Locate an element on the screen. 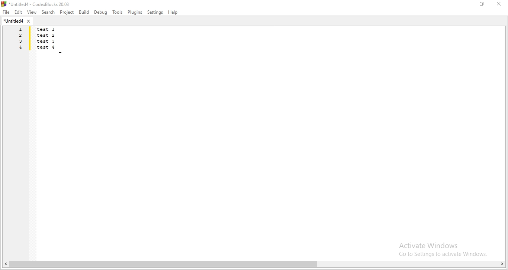 Image resolution: width=508 pixels, height=270 pixels. Help is located at coordinates (174, 13).